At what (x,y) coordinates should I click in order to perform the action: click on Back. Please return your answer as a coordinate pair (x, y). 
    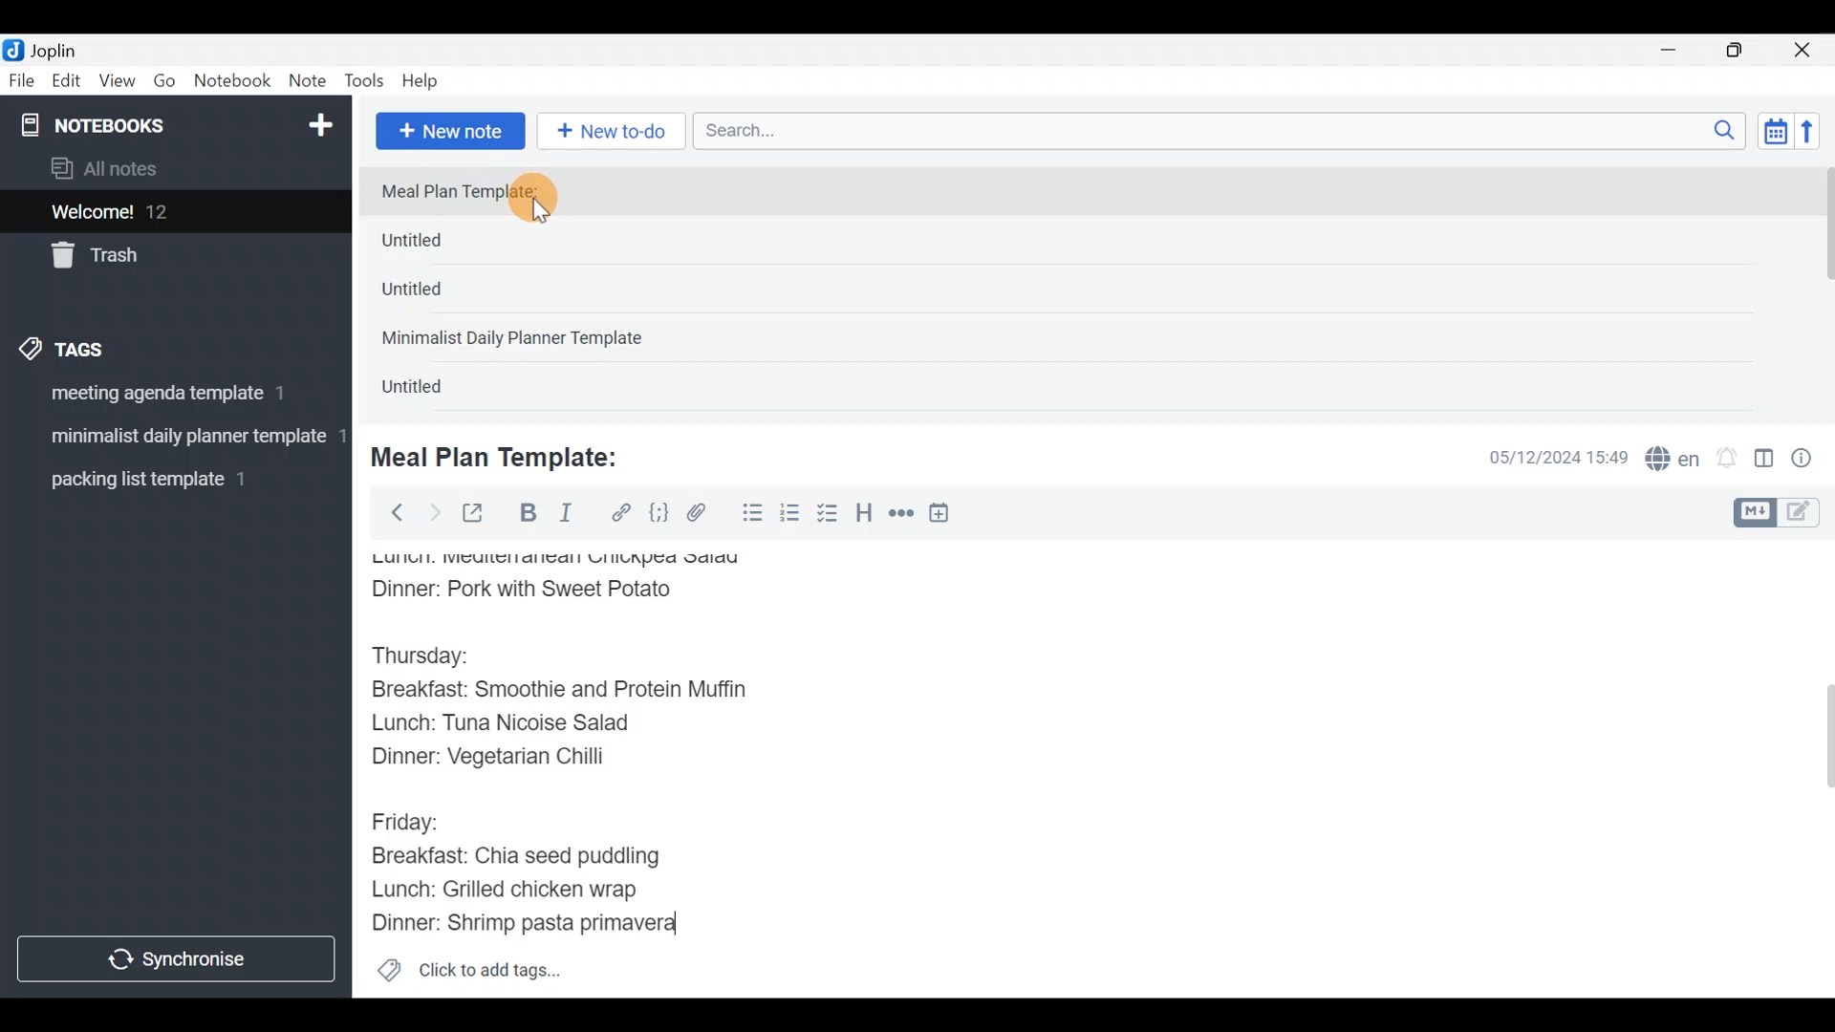
    Looking at the image, I should click on (389, 511).